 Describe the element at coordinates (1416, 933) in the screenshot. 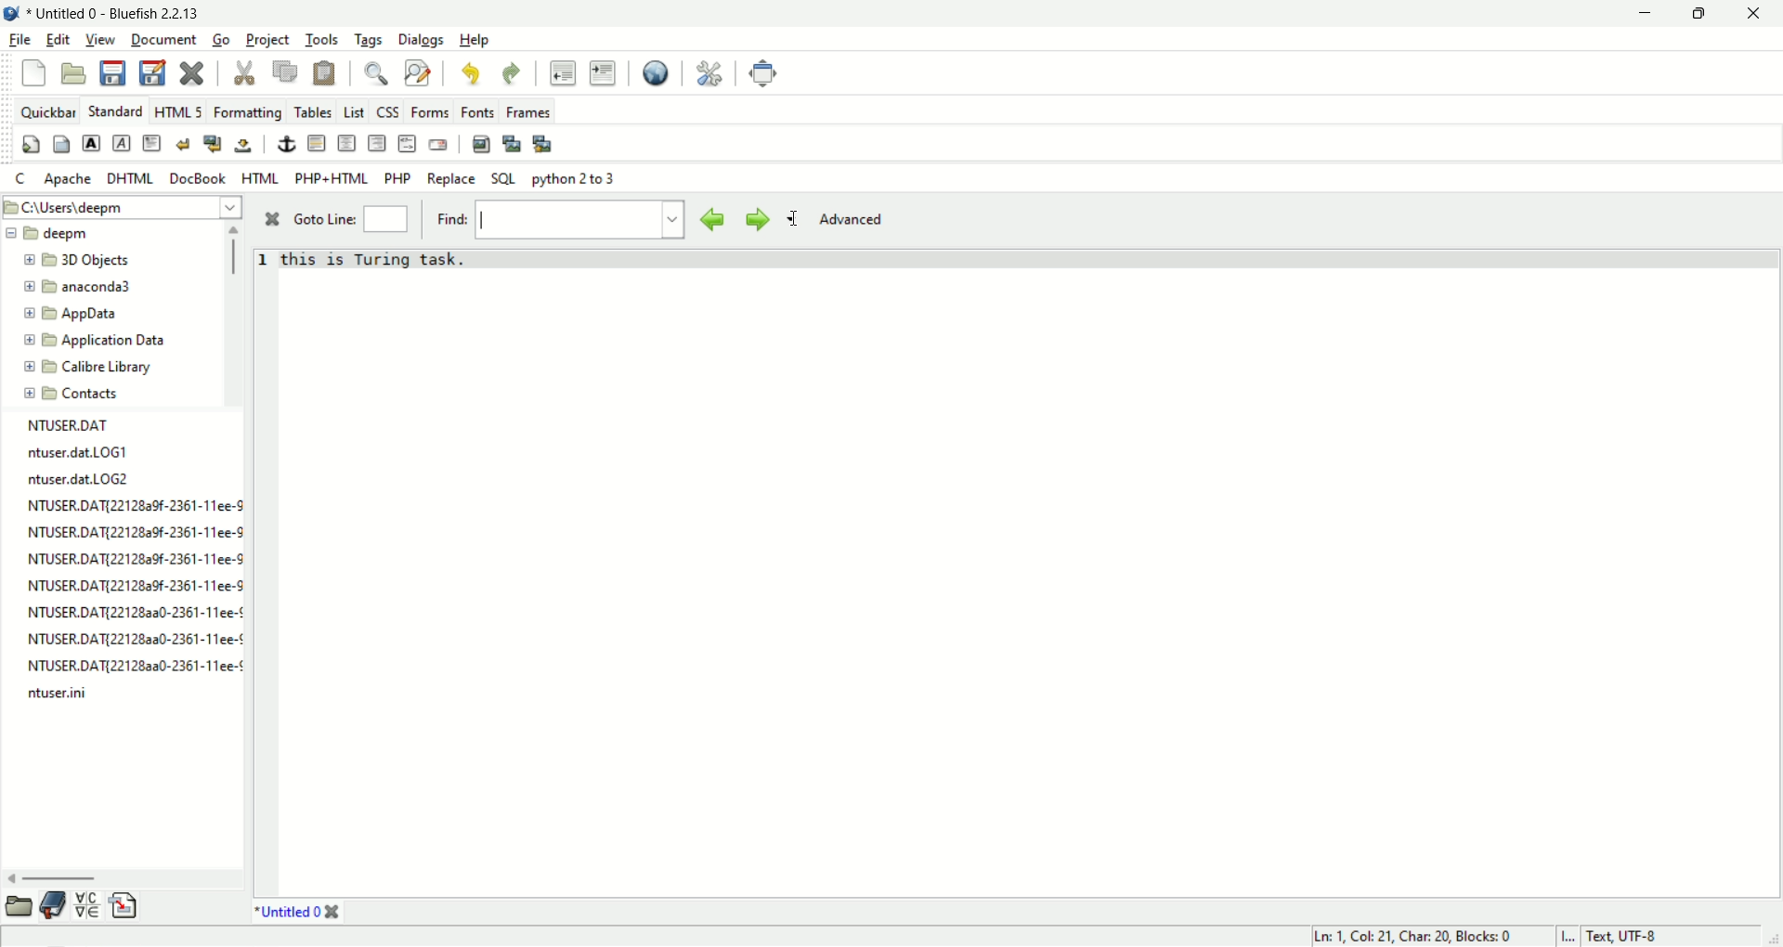

I see `Ln: 1, Col: 21, Char: 20, Blocks: 0` at that location.